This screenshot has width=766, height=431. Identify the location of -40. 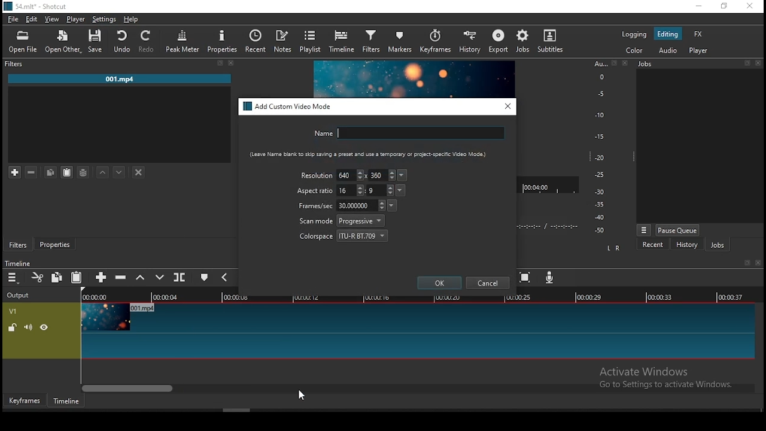
(600, 217).